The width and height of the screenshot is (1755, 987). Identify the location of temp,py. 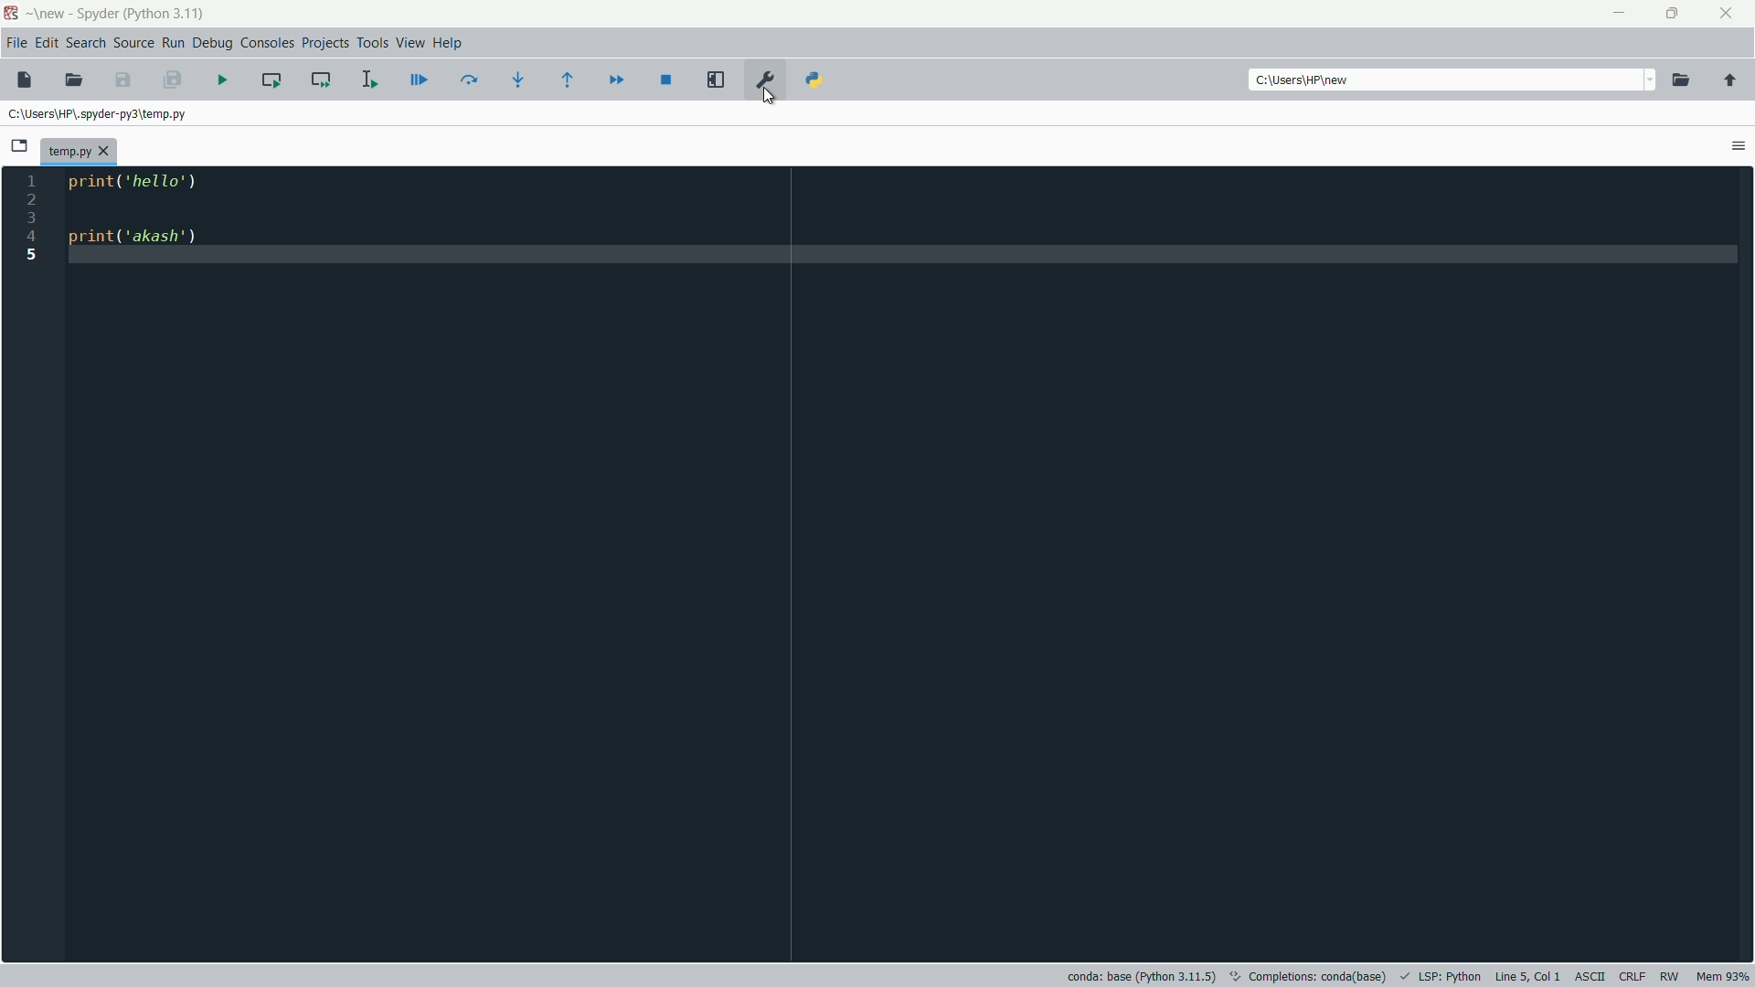
(91, 150).